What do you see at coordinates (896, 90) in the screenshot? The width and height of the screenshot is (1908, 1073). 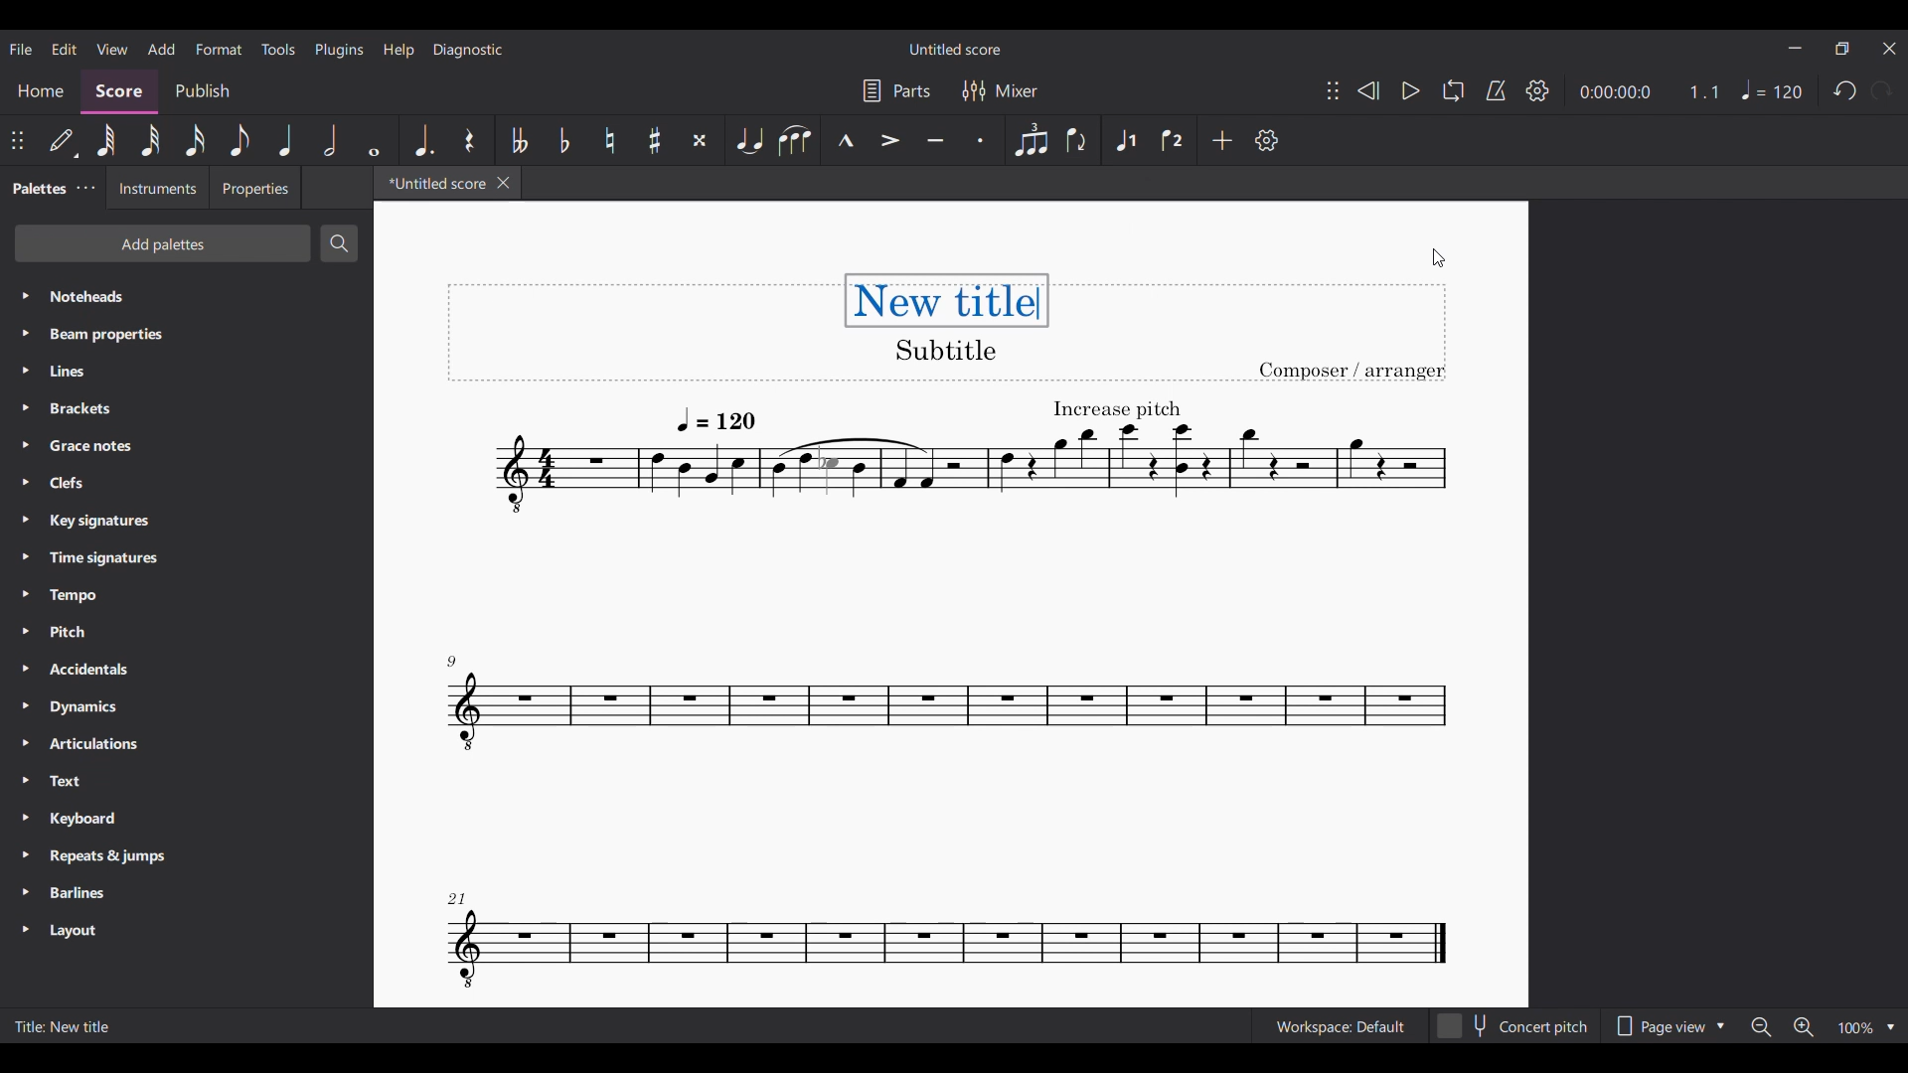 I see `Parts settings` at bounding box center [896, 90].